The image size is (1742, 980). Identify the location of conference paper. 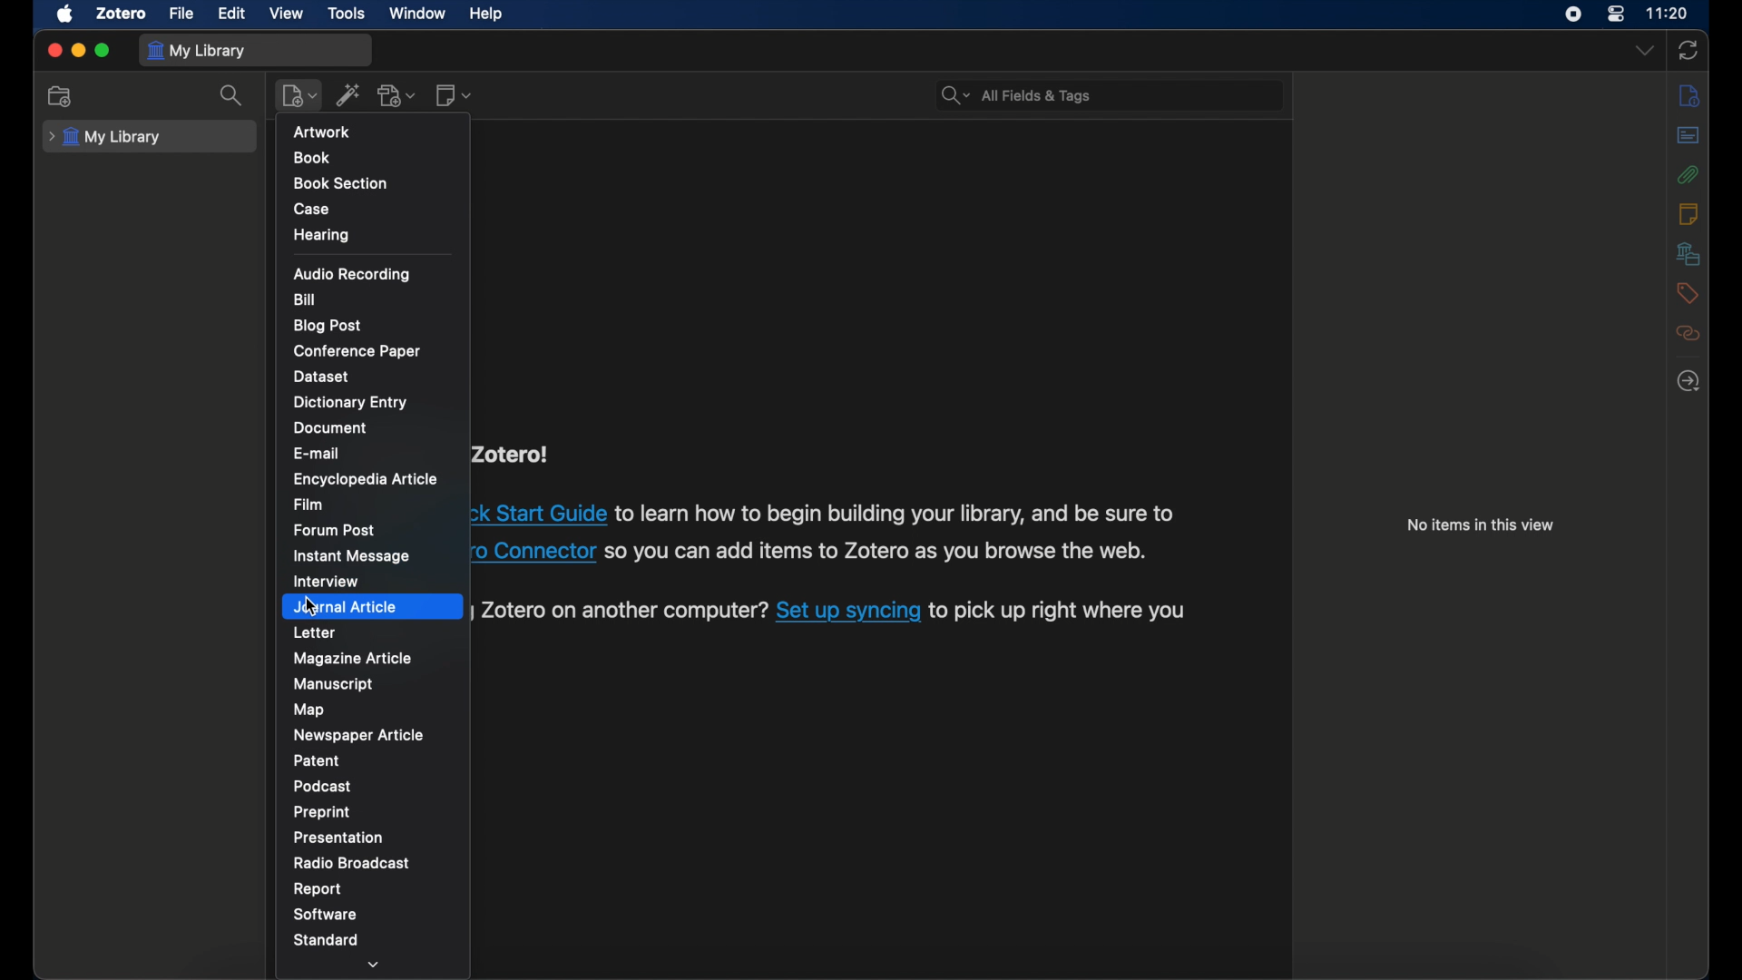
(358, 351).